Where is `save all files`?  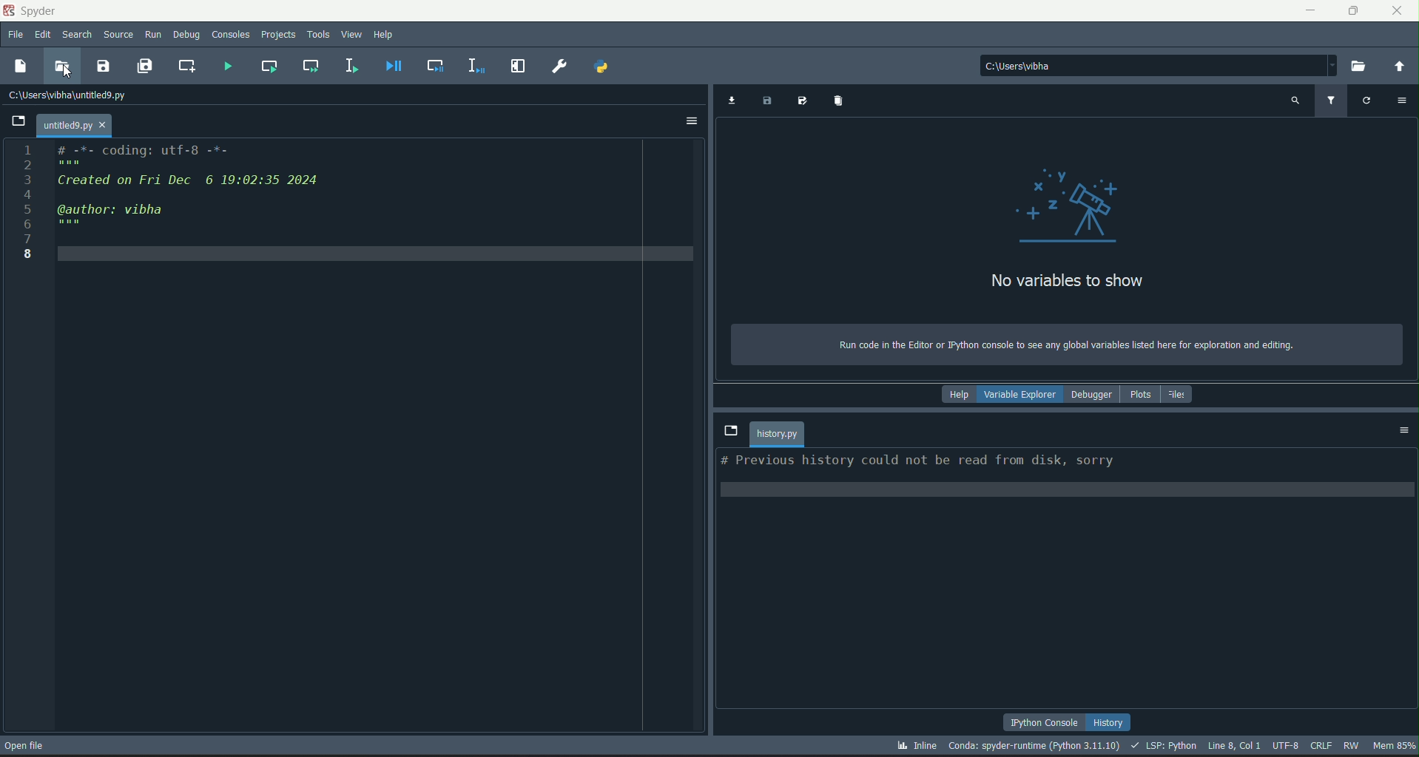 save all files is located at coordinates (144, 67).